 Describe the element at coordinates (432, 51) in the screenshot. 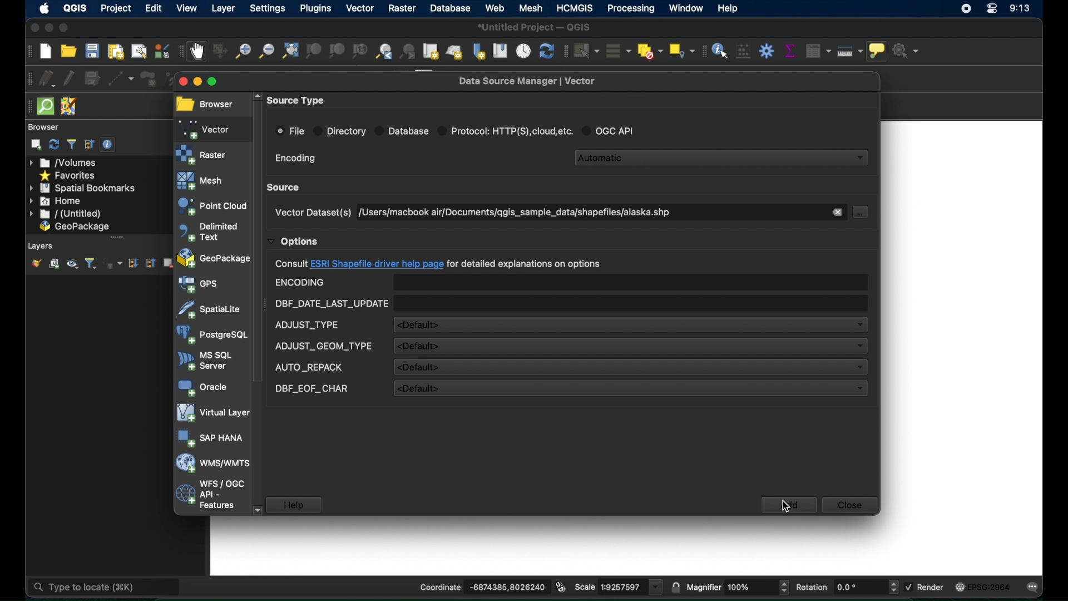

I see `new map view` at that location.